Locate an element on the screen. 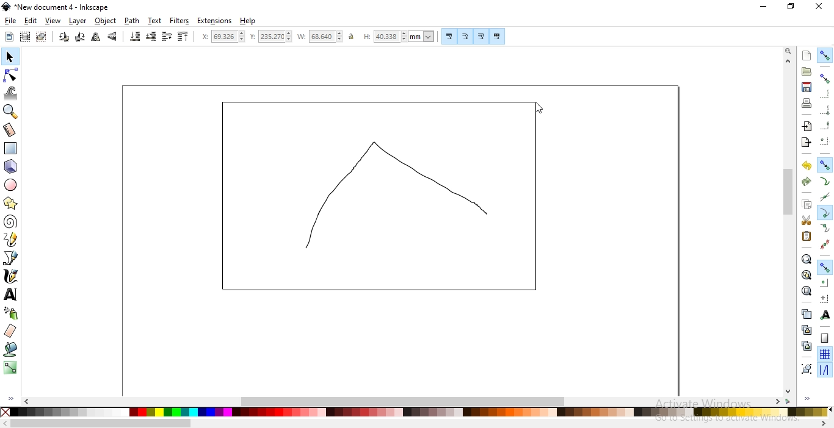  create rectangles and squares is located at coordinates (10, 148).